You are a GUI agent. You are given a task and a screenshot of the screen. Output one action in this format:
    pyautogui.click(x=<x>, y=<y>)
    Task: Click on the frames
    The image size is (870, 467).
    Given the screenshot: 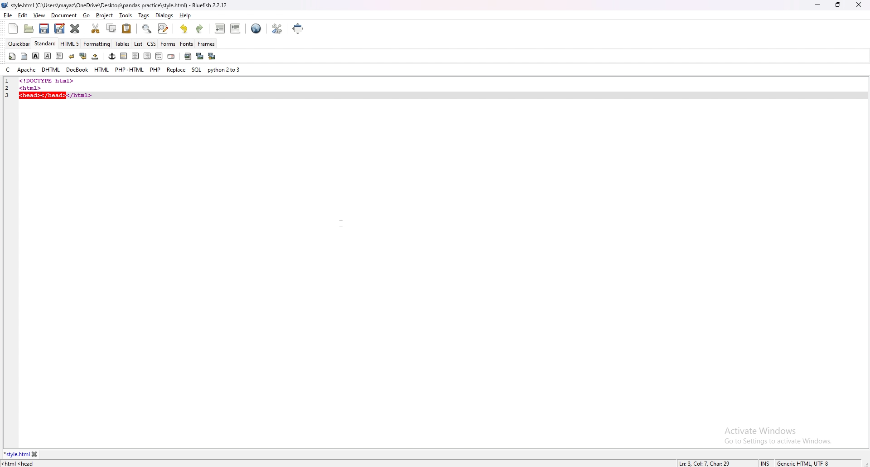 What is the action you would take?
    pyautogui.click(x=206, y=44)
    